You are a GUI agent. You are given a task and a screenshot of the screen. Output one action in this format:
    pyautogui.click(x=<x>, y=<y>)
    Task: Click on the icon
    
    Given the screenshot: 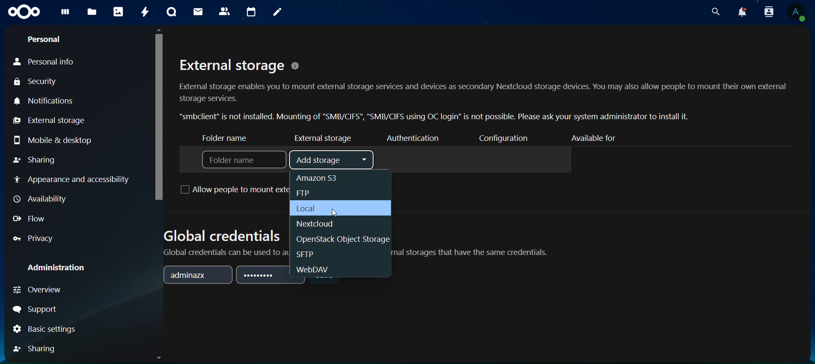 What is the action you would take?
    pyautogui.click(x=24, y=11)
    